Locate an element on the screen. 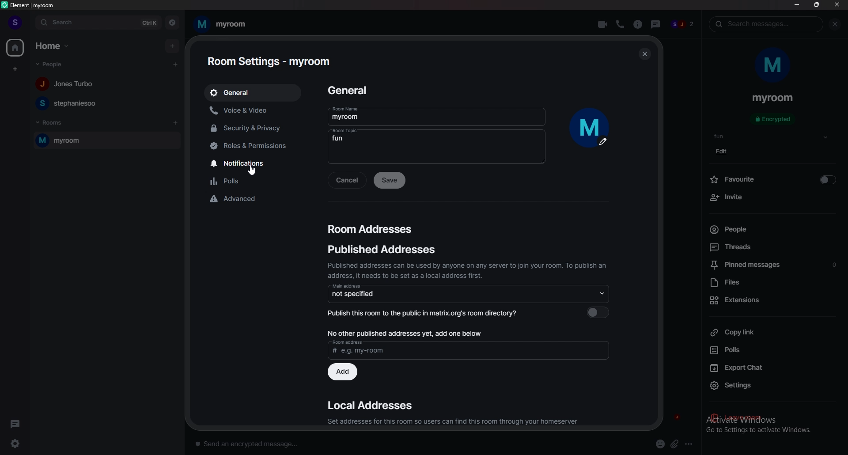 Image resolution: width=848 pixels, height=455 pixels. cancel is located at coordinates (347, 181).